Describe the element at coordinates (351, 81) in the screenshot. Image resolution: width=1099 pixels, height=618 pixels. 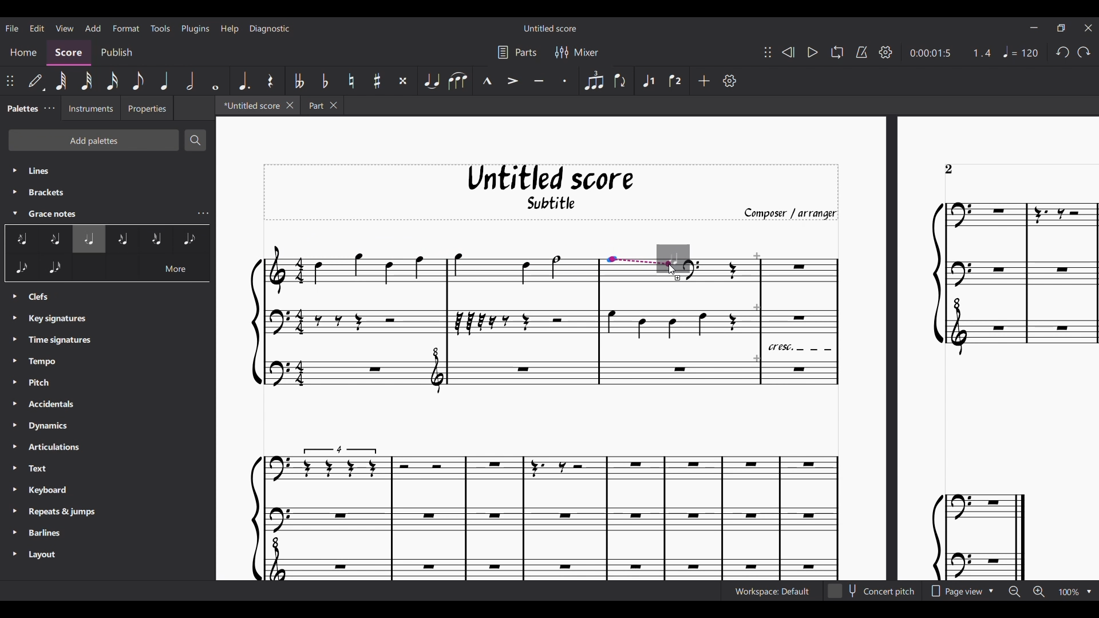
I see `Toggle natural` at that location.